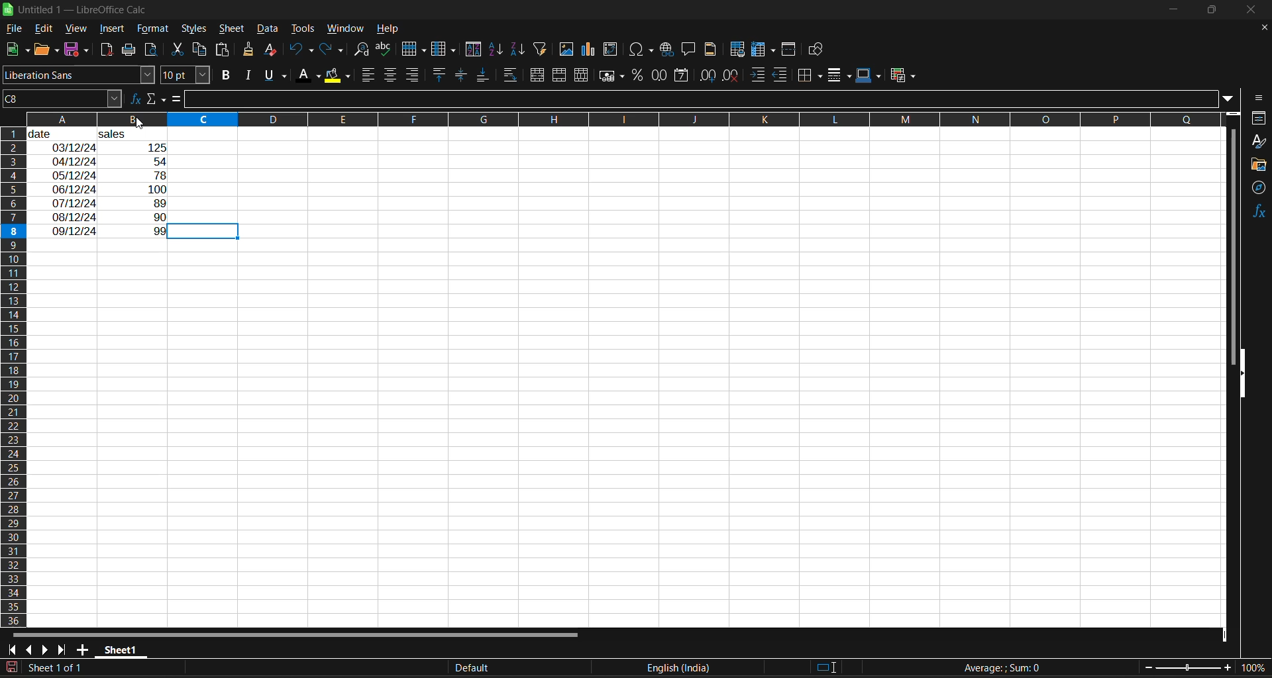  Describe the element at coordinates (154, 28) in the screenshot. I see `format` at that location.